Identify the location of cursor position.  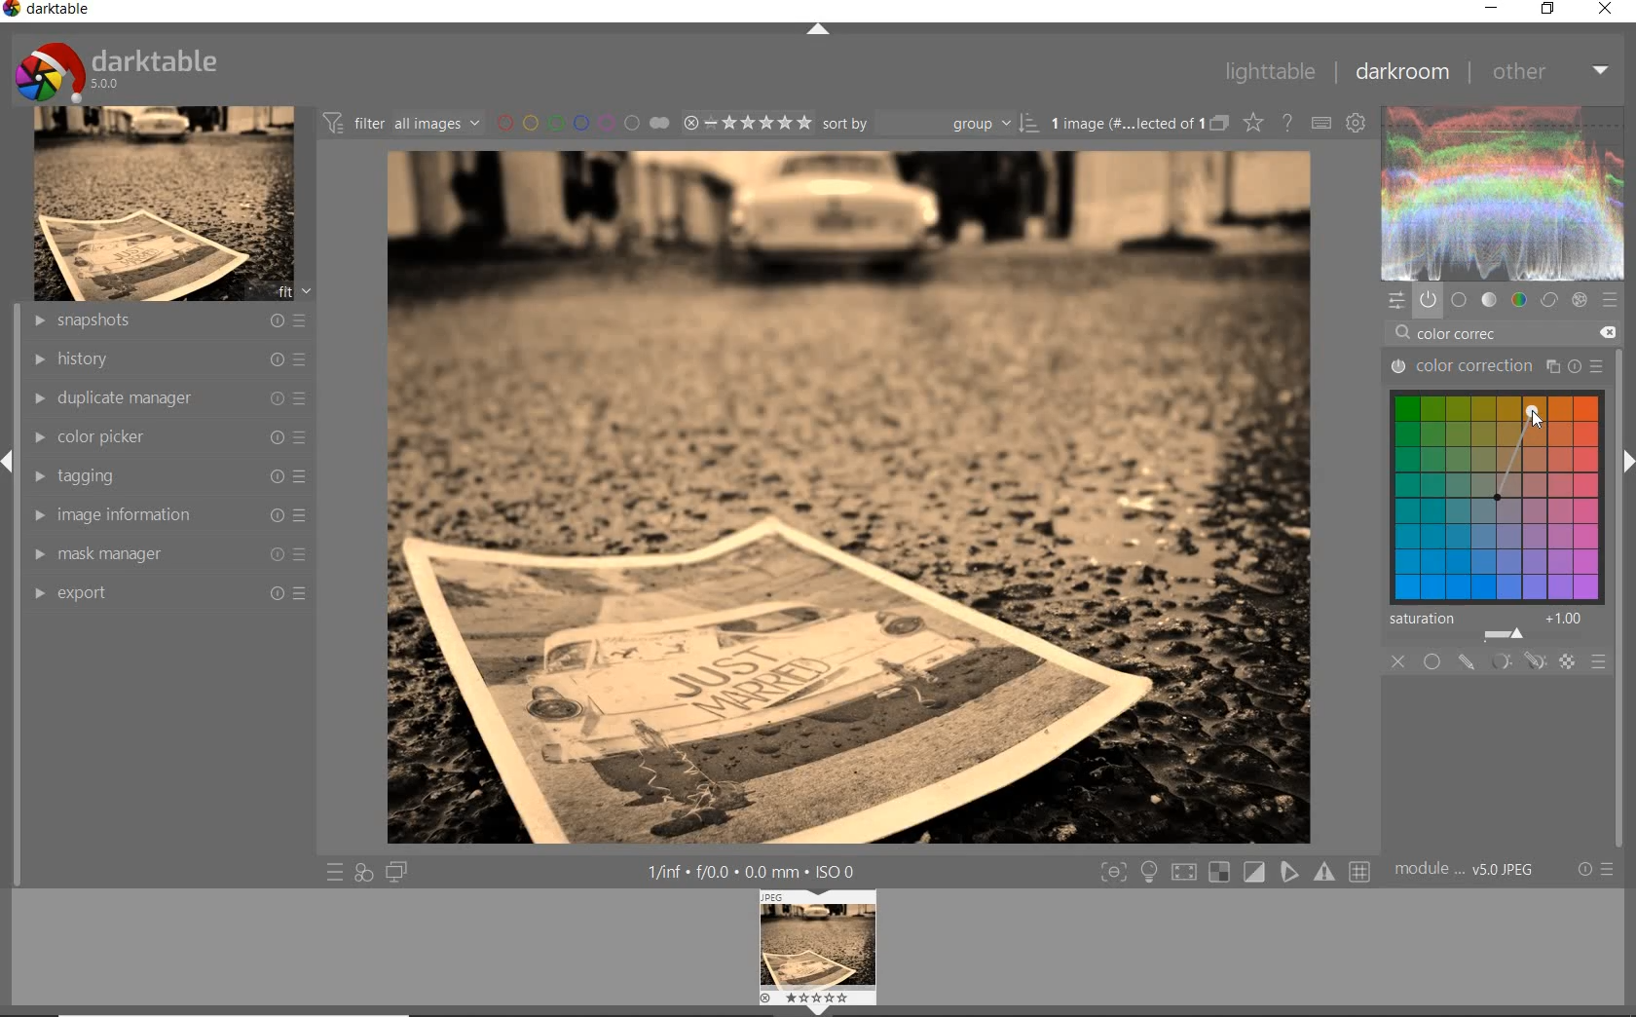
(1536, 417).